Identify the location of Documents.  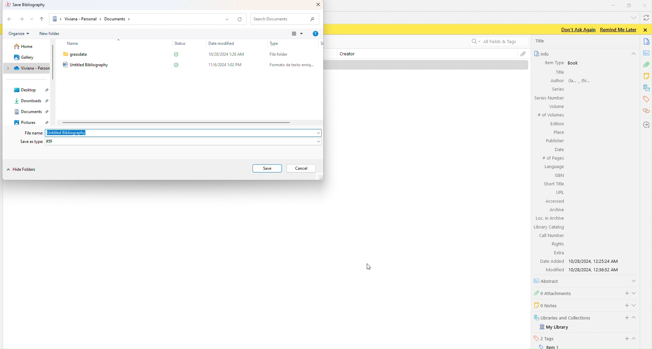
(31, 112).